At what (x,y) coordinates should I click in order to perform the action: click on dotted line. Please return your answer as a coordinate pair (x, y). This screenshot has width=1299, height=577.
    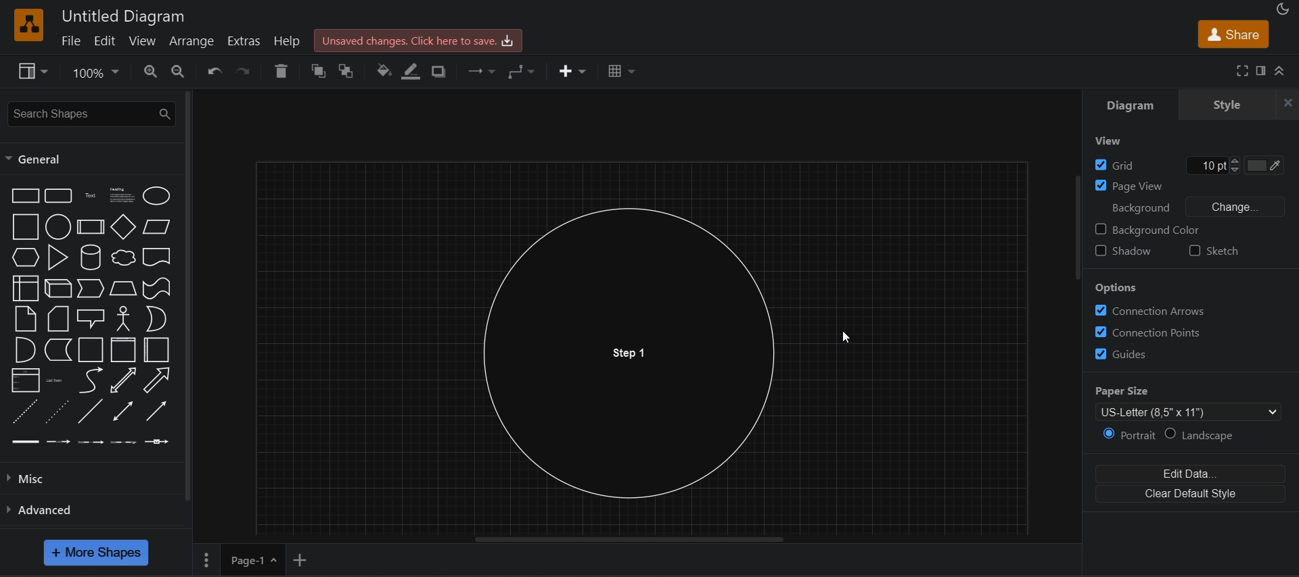
    Looking at the image, I should click on (60, 413).